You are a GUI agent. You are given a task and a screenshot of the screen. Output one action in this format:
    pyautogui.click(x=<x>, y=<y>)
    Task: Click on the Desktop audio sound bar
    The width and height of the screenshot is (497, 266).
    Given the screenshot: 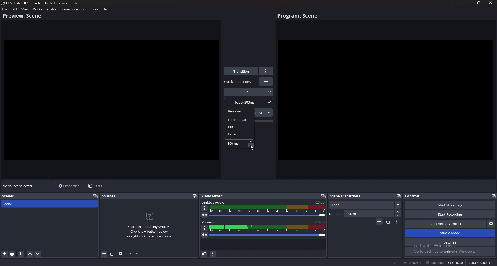 What is the action you would take?
    pyautogui.click(x=268, y=212)
    